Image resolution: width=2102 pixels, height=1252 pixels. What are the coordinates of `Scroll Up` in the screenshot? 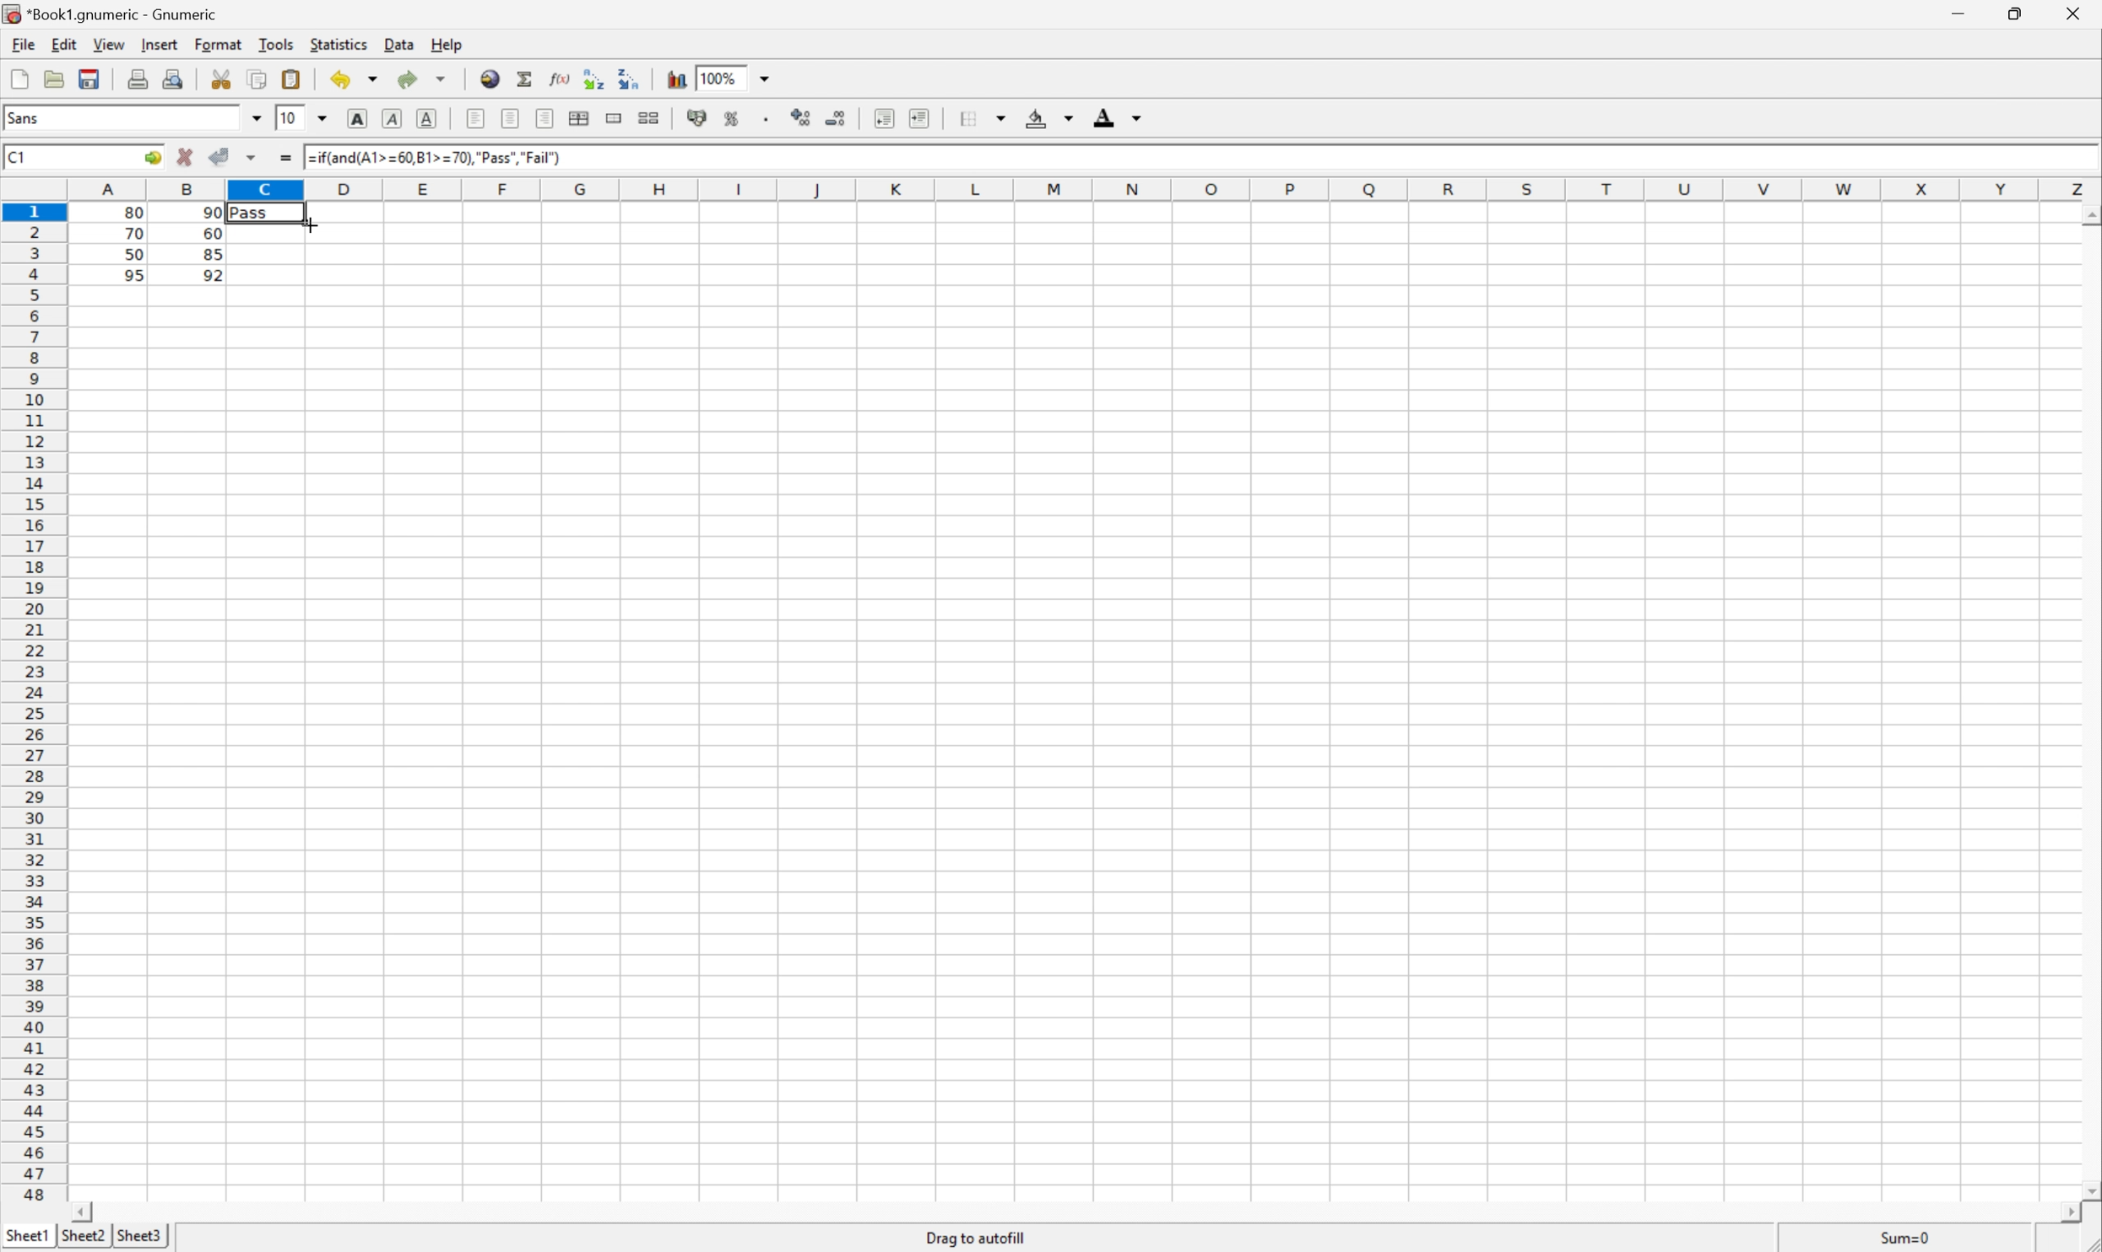 It's located at (2088, 215).